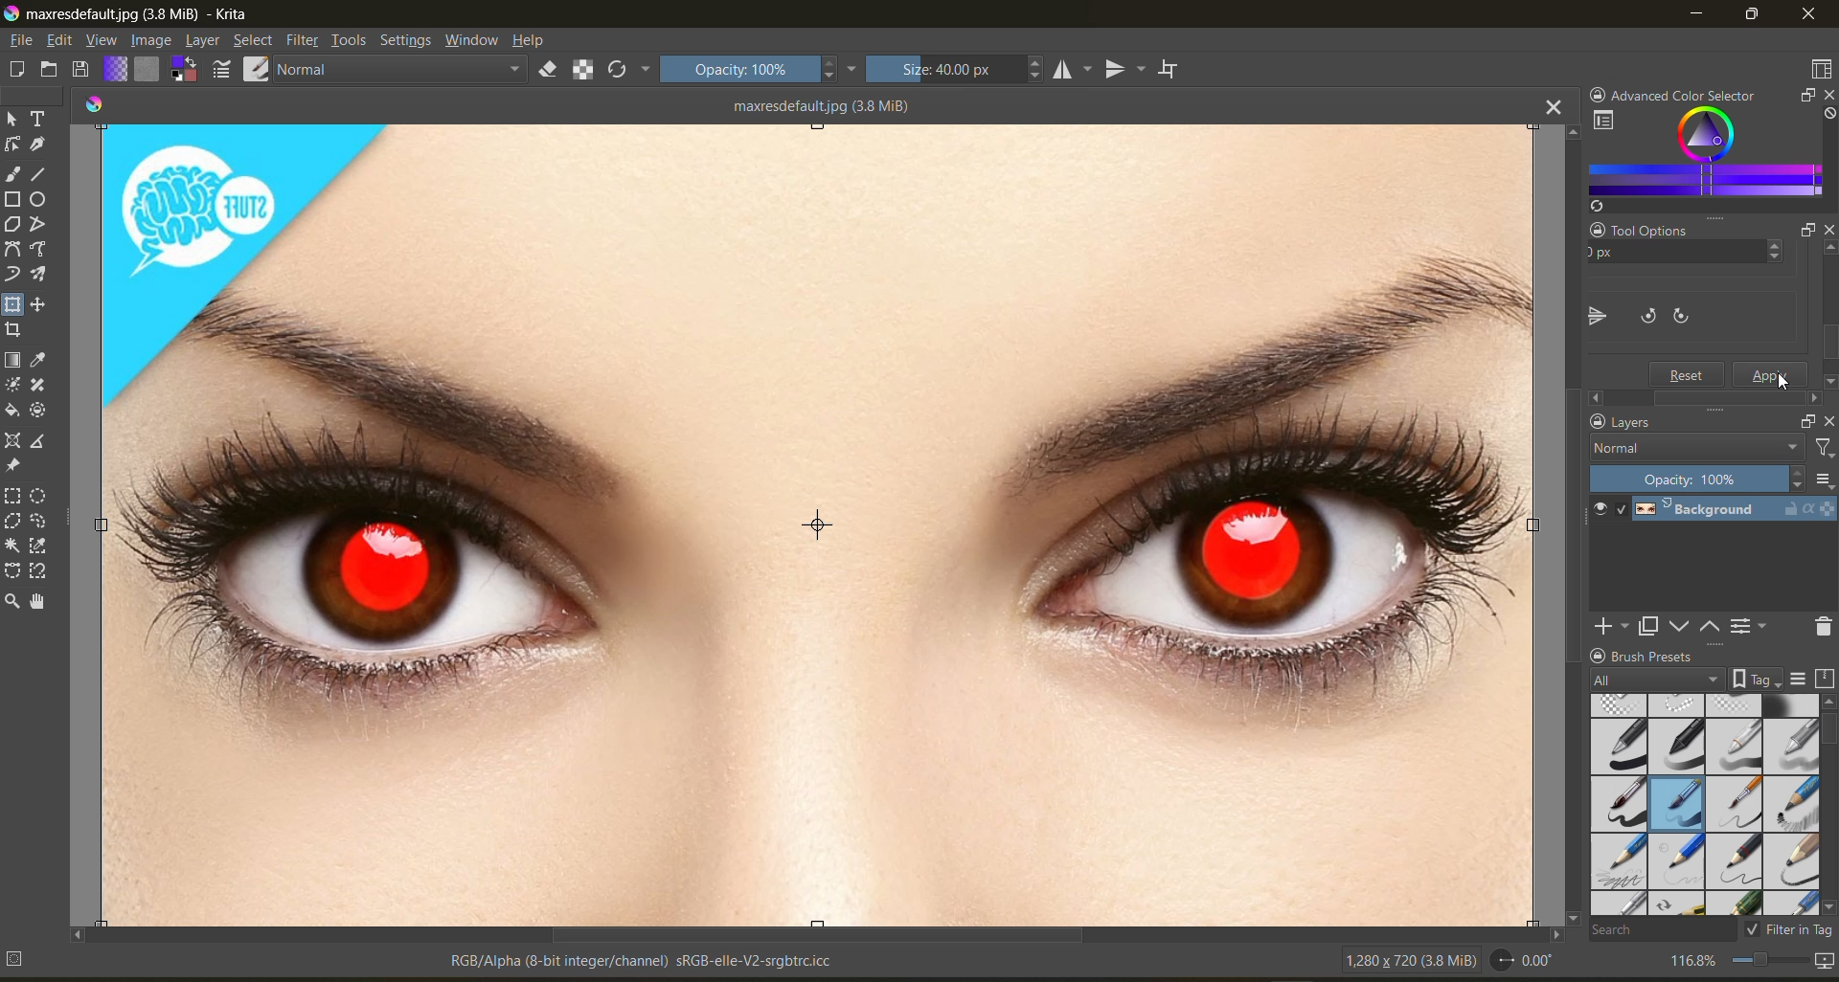 This screenshot has height=982, width=1839. Describe the element at coordinates (1820, 70) in the screenshot. I see `choose workspace` at that location.